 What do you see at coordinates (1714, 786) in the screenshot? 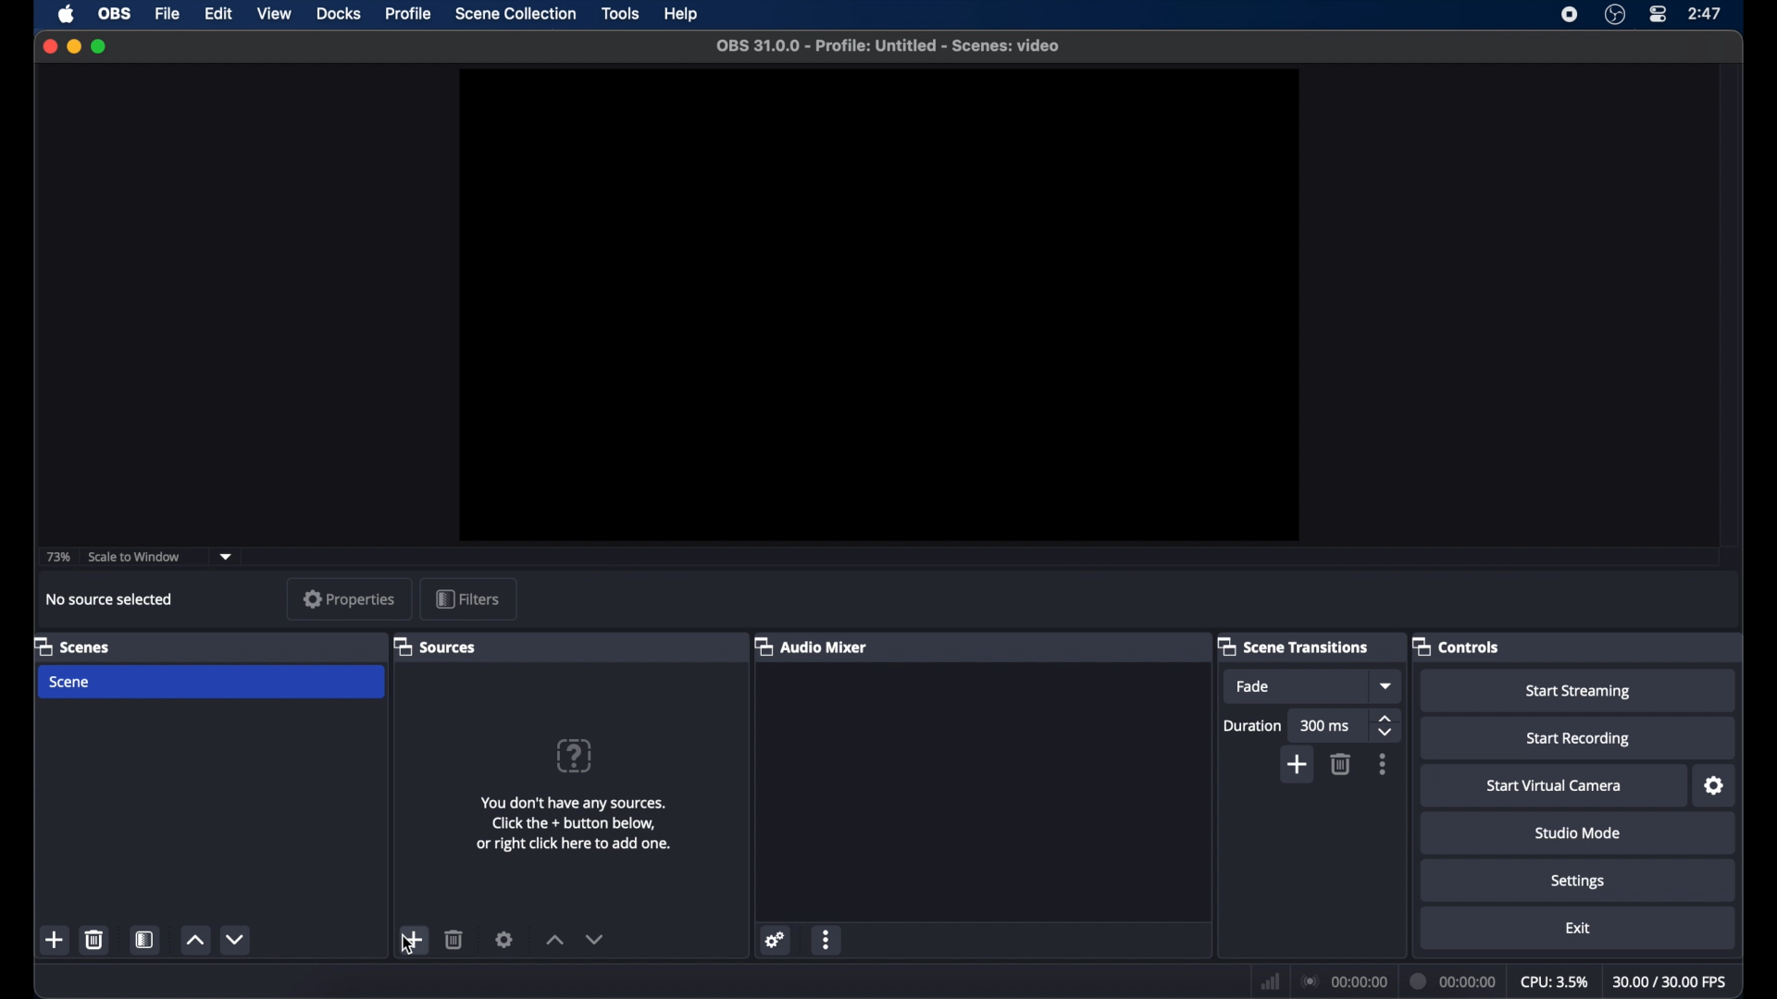
I see `settings` at bounding box center [1714, 786].